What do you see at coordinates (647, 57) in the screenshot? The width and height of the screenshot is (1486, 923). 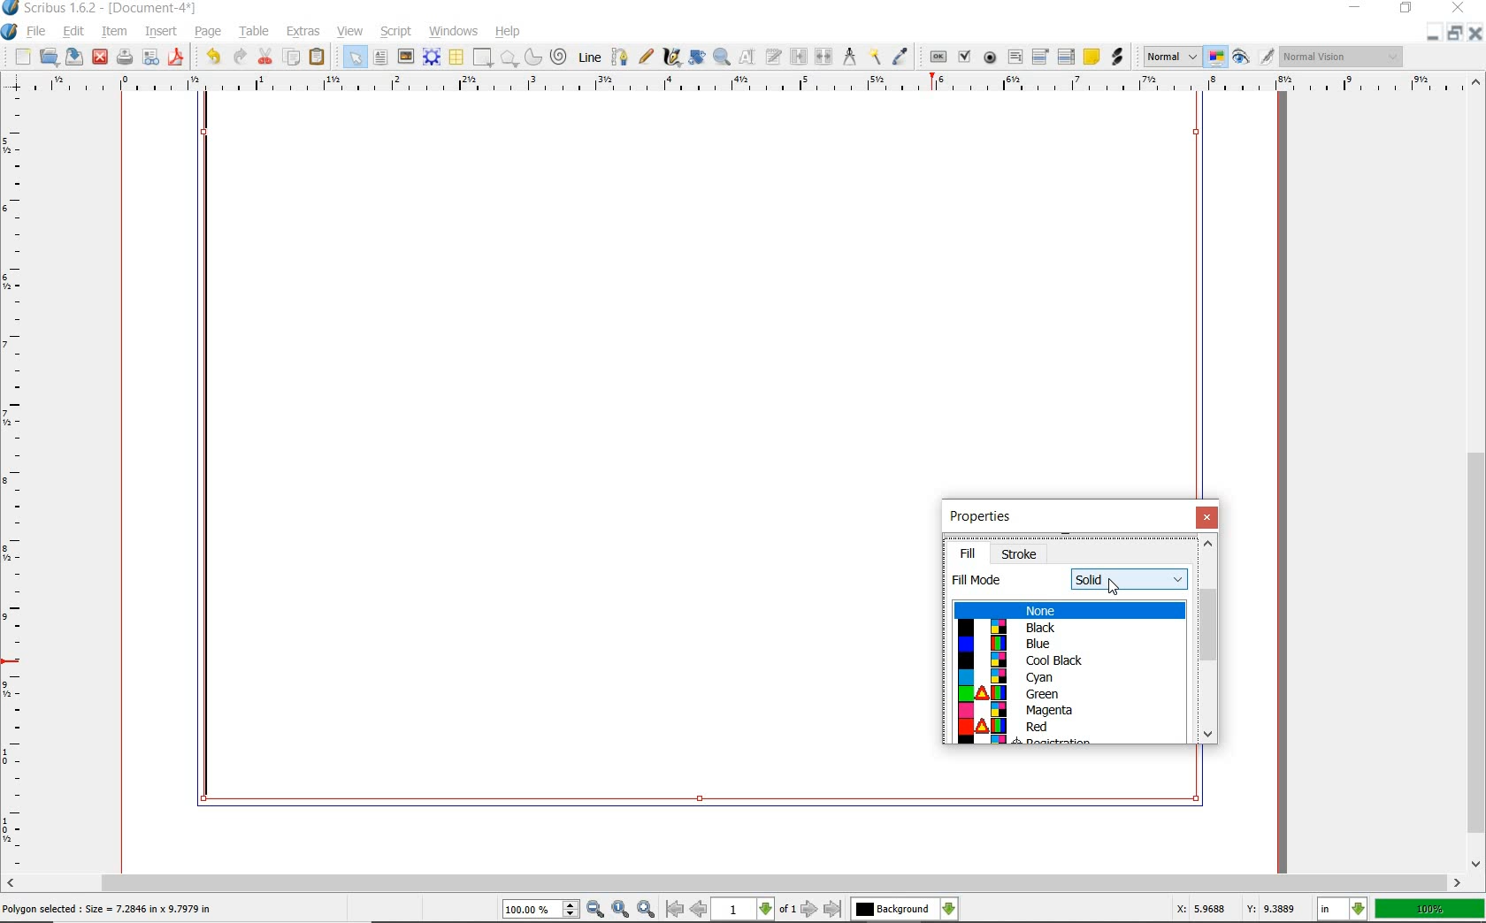 I see `freehand line` at bounding box center [647, 57].